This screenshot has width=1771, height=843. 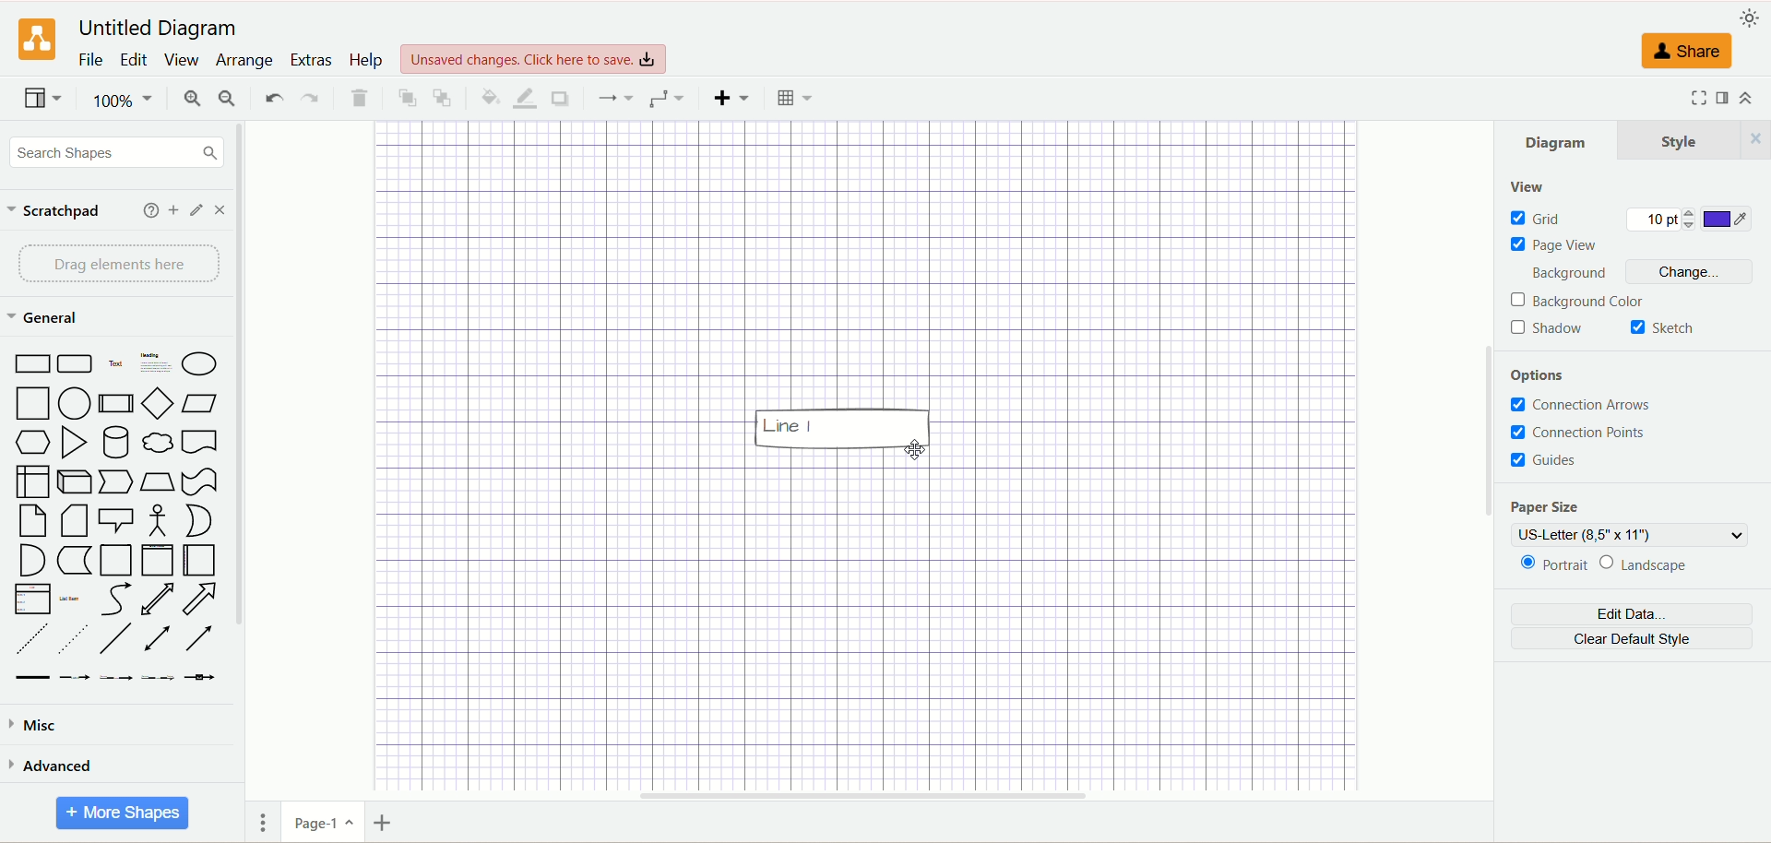 What do you see at coordinates (1623, 536) in the screenshot?
I see `US-letter(8,5* x 11")` at bounding box center [1623, 536].